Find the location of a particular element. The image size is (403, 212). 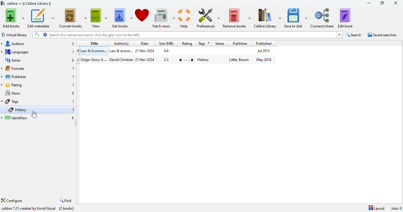

connect/share is located at coordinates (322, 18).